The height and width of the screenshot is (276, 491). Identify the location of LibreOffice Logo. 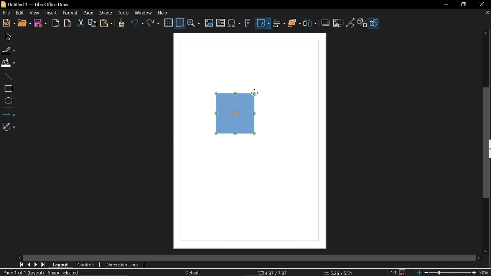
(3, 5).